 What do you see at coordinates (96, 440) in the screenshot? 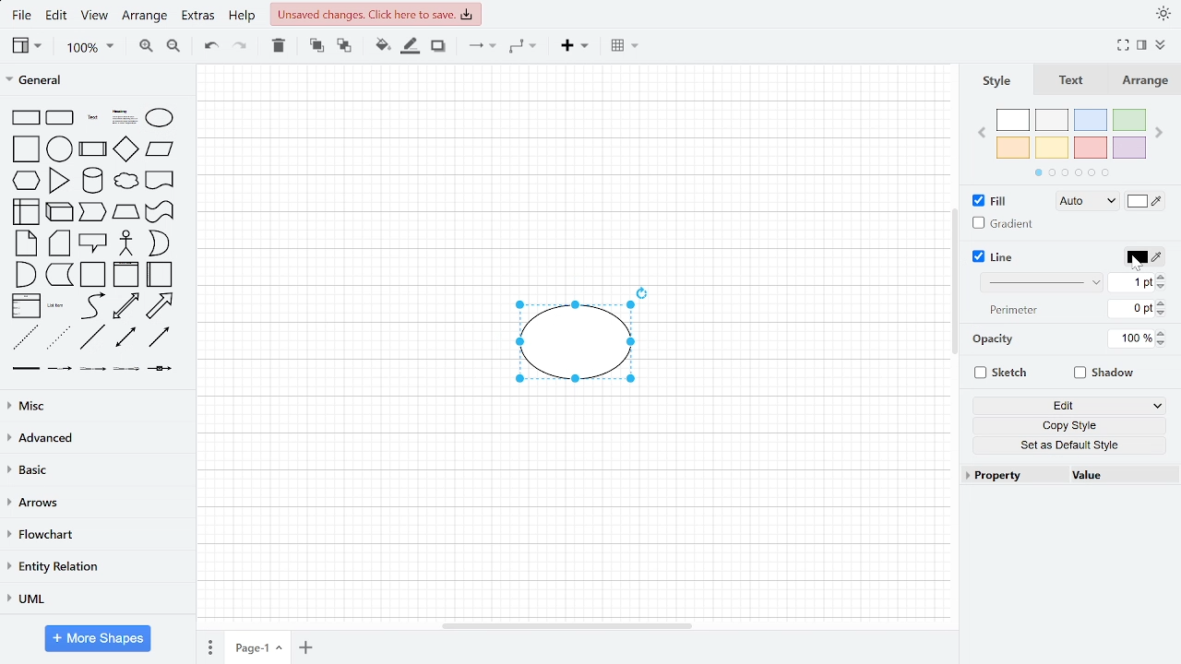
I see `Advanced` at bounding box center [96, 440].